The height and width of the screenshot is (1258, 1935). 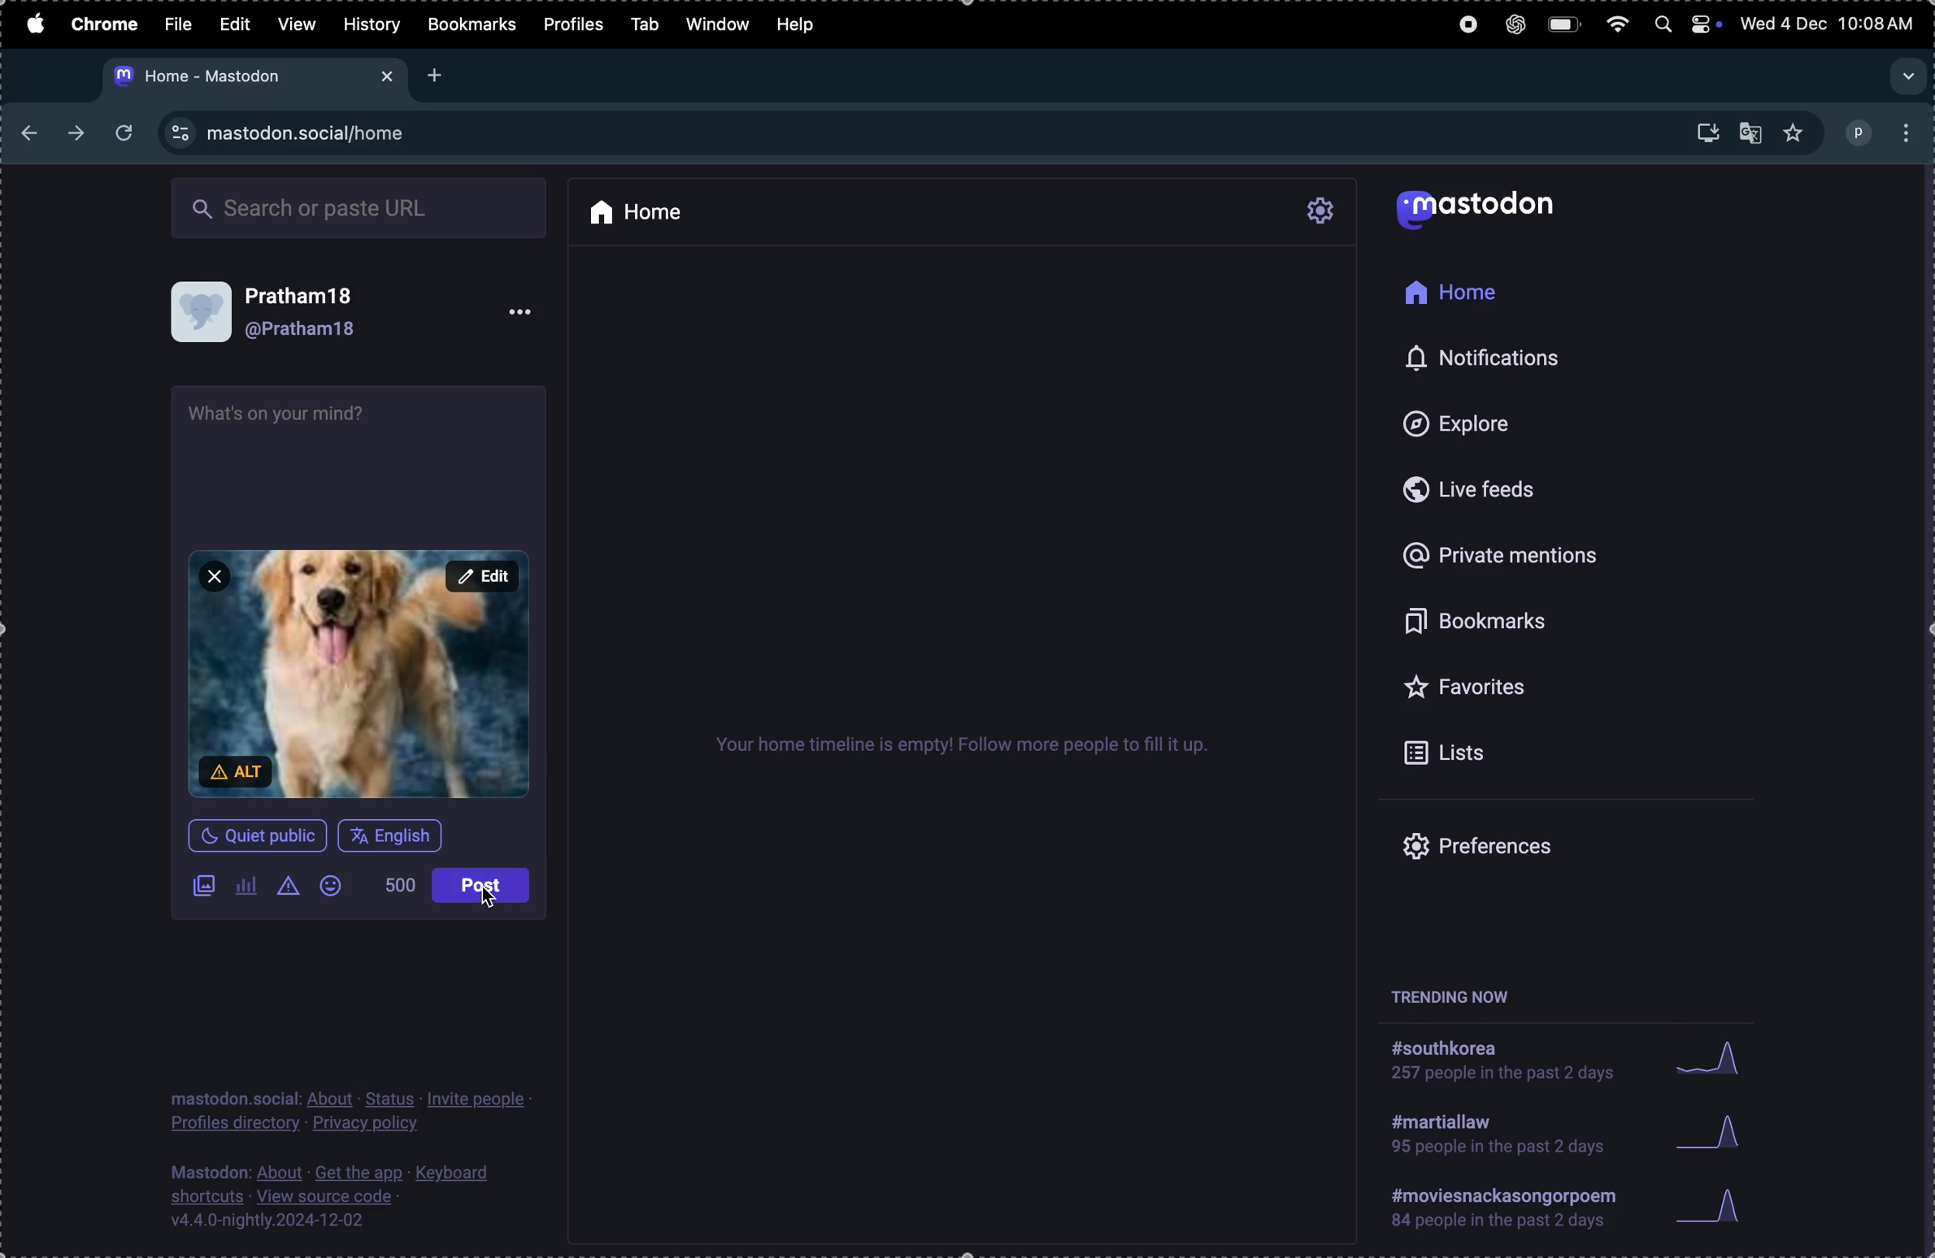 I want to click on logo, so click(x=1488, y=210).